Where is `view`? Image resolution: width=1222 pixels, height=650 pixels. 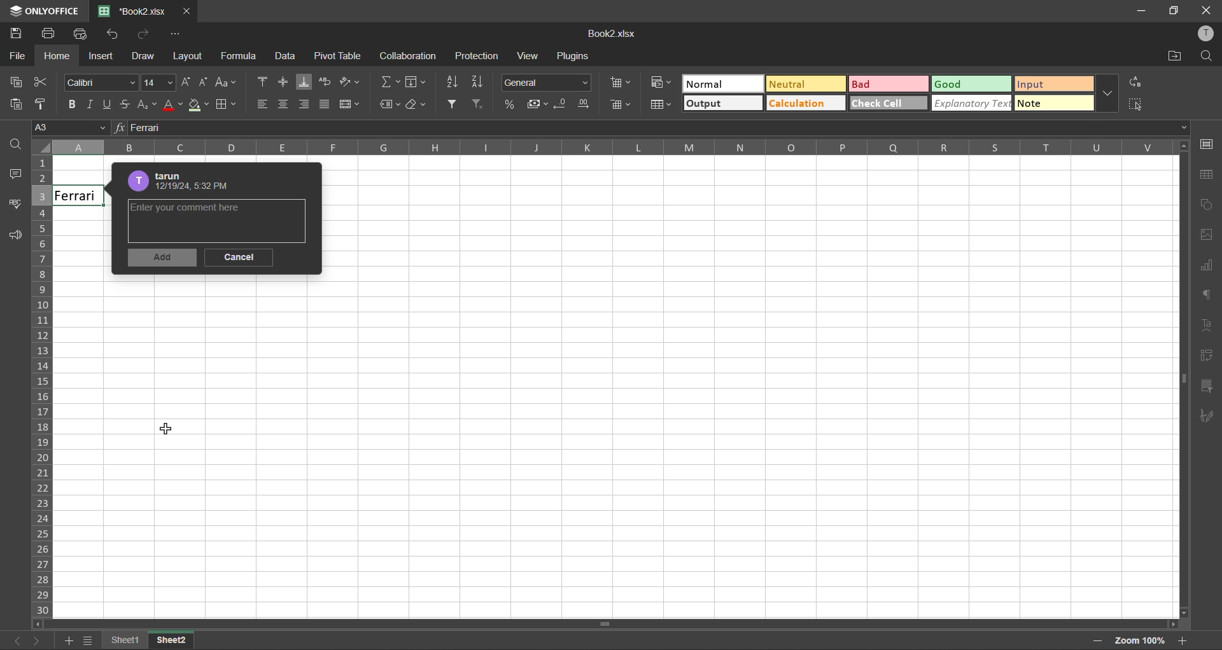 view is located at coordinates (529, 56).